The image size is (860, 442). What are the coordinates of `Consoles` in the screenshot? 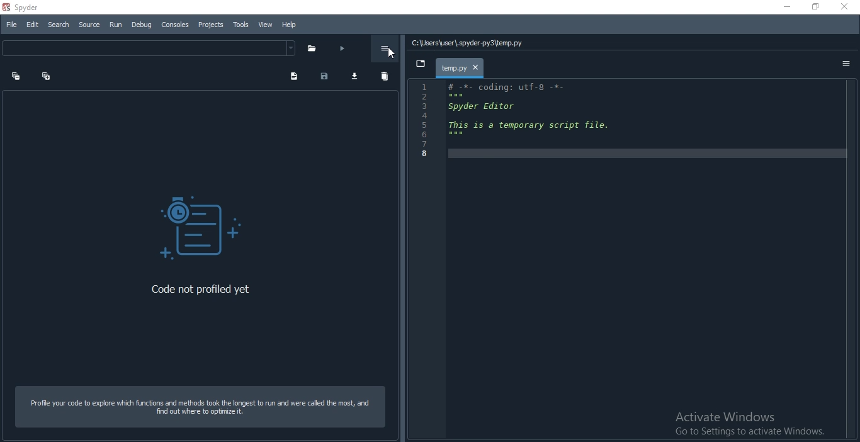 It's located at (174, 25).